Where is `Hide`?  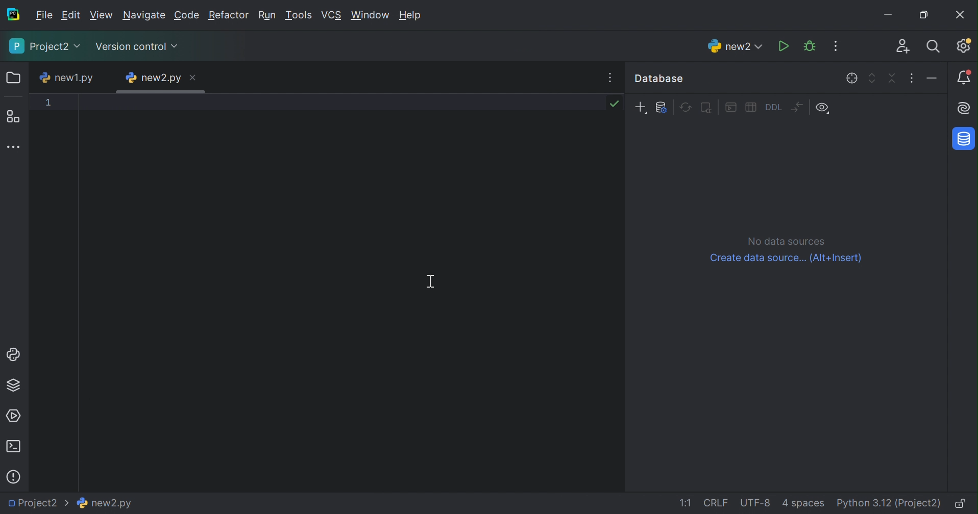
Hide is located at coordinates (932, 76).